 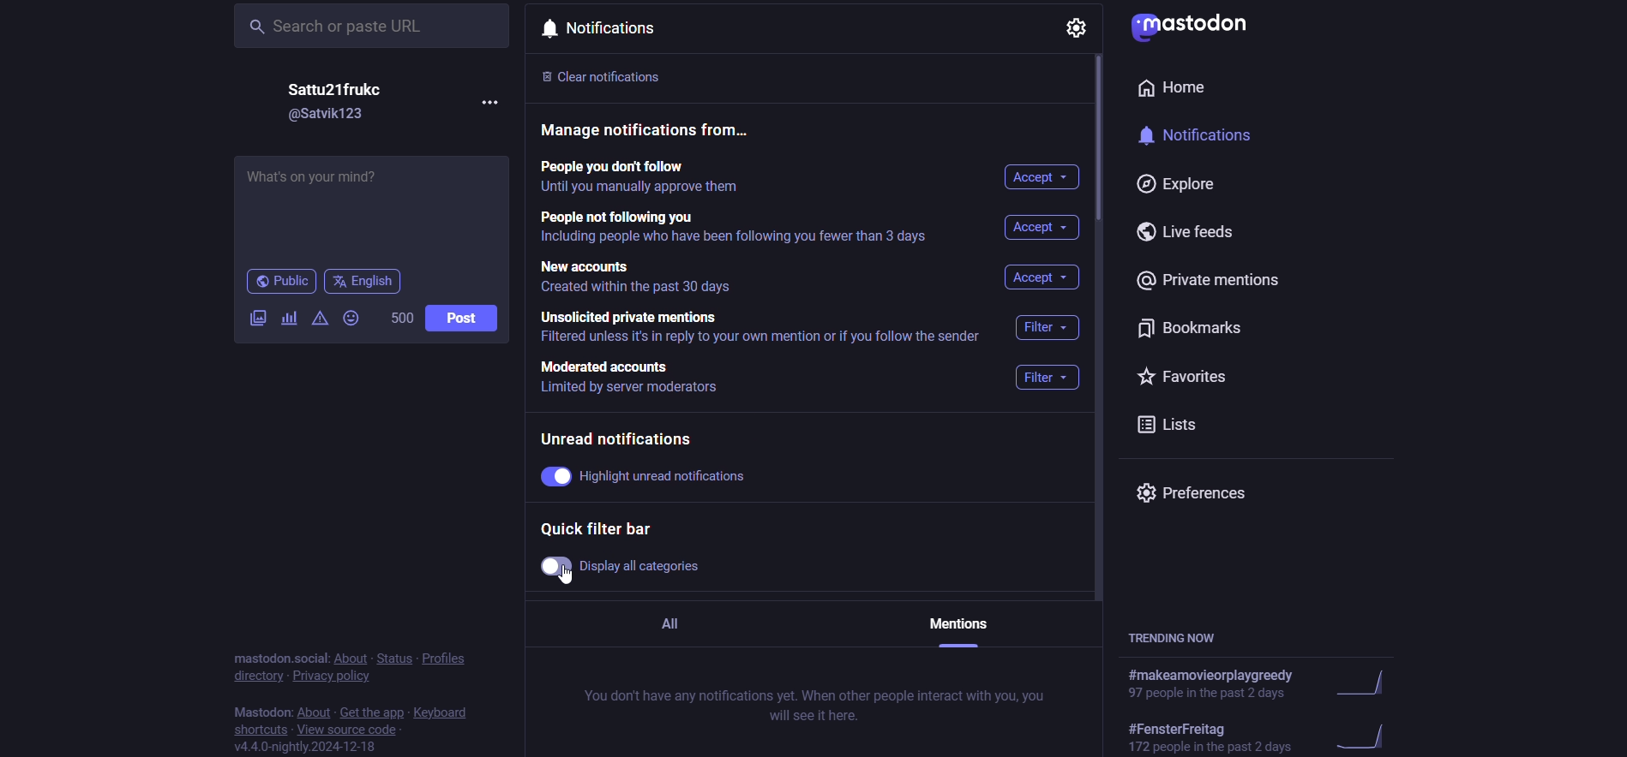 I want to click on trending graph, so click(x=1360, y=737).